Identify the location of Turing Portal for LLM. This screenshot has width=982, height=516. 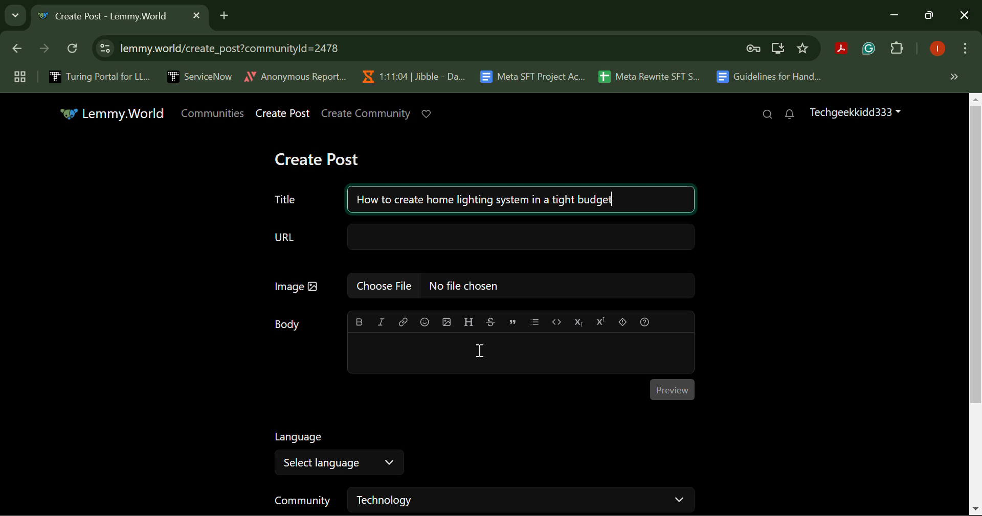
(98, 76).